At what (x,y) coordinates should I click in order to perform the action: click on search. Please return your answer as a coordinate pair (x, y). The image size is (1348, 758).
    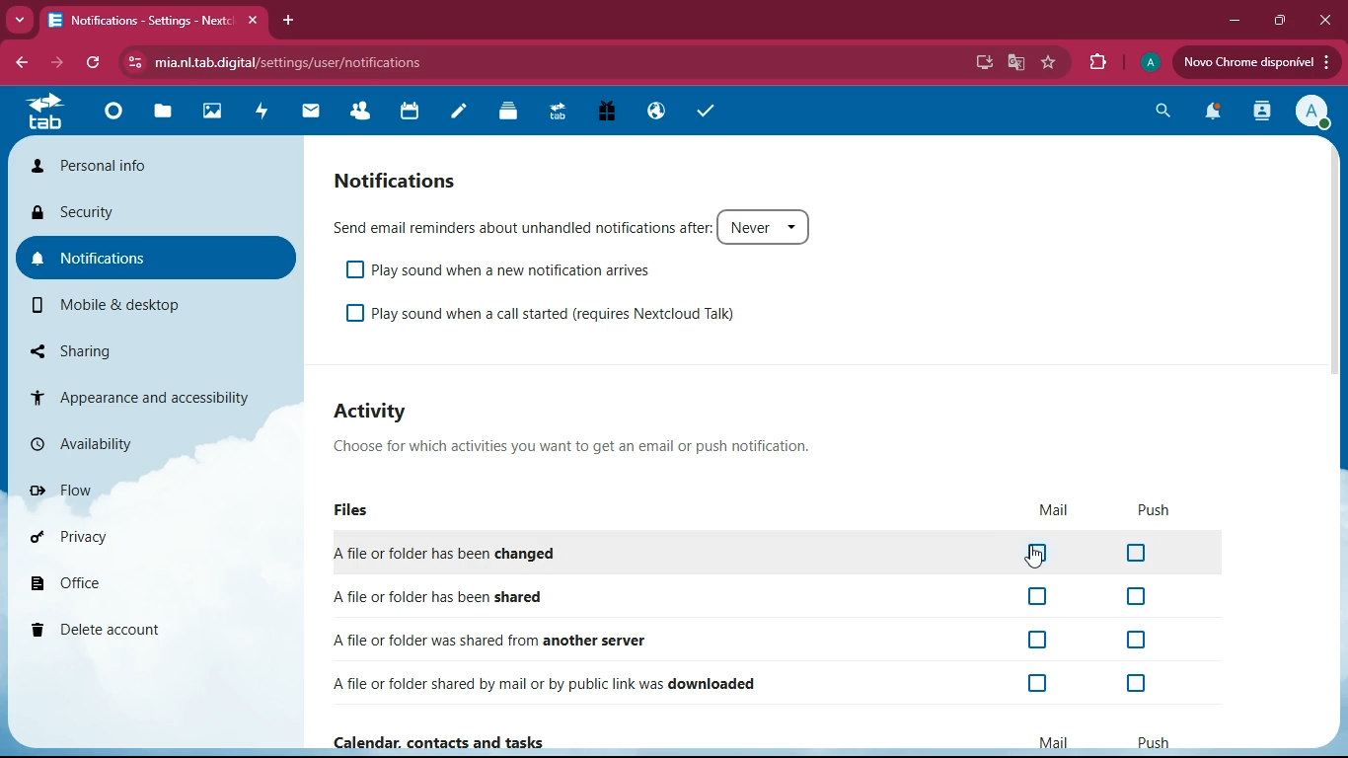
    Looking at the image, I should click on (1161, 114).